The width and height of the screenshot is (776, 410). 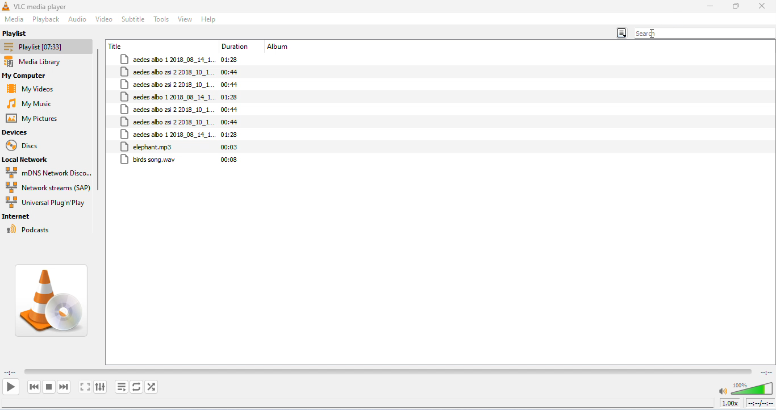 What do you see at coordinates (34, 89) in the screenshot?
I see `my videos` at bounding box center [34, 89].